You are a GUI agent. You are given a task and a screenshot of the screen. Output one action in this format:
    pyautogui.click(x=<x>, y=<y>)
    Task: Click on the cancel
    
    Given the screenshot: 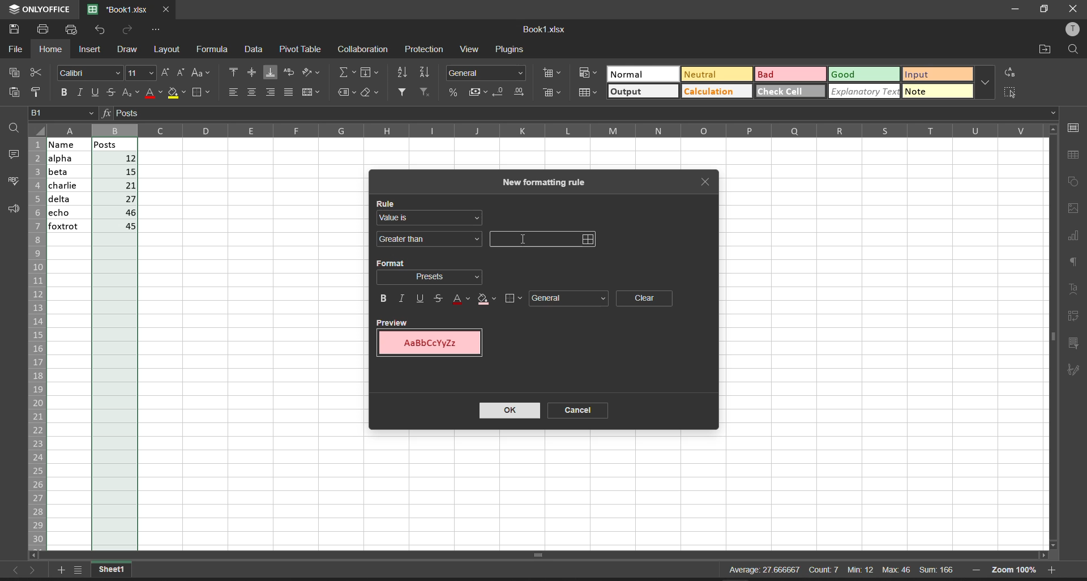 What is the action you would take?
    pyautogui.click(x=582, y=412)
    